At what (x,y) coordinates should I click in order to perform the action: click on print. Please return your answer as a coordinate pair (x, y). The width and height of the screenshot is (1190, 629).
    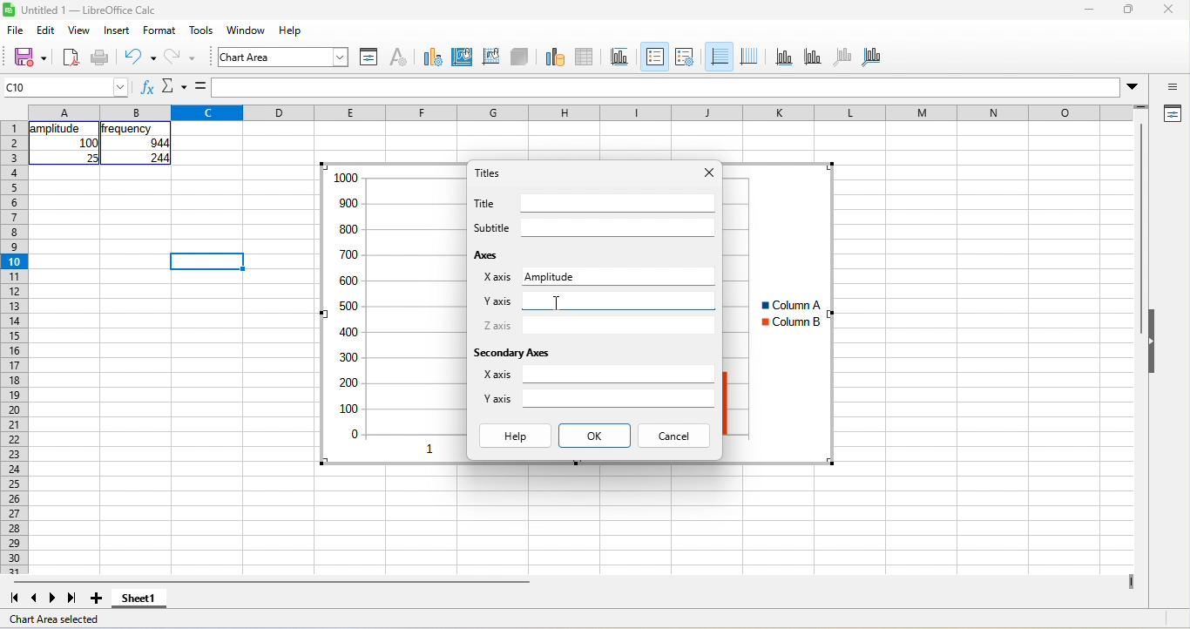
    Looking at the image, I should click on (100, 58).